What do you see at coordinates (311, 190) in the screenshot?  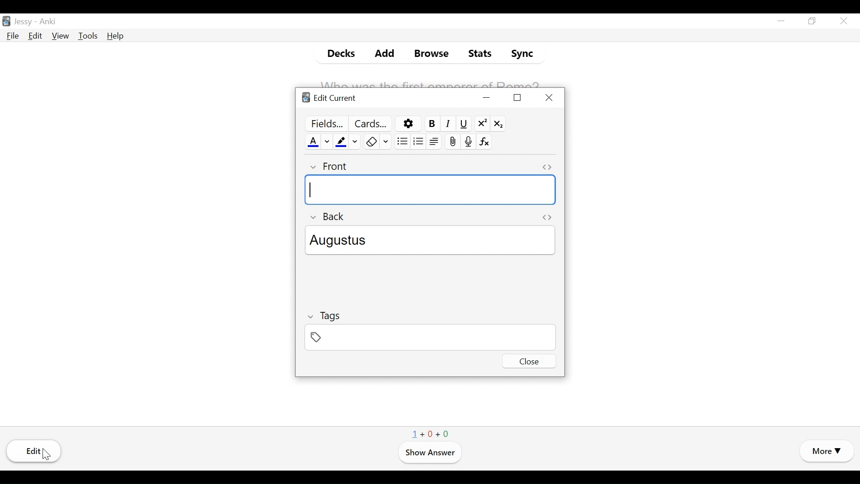 I see `Text Cursor` at bounding box center [311, 190].